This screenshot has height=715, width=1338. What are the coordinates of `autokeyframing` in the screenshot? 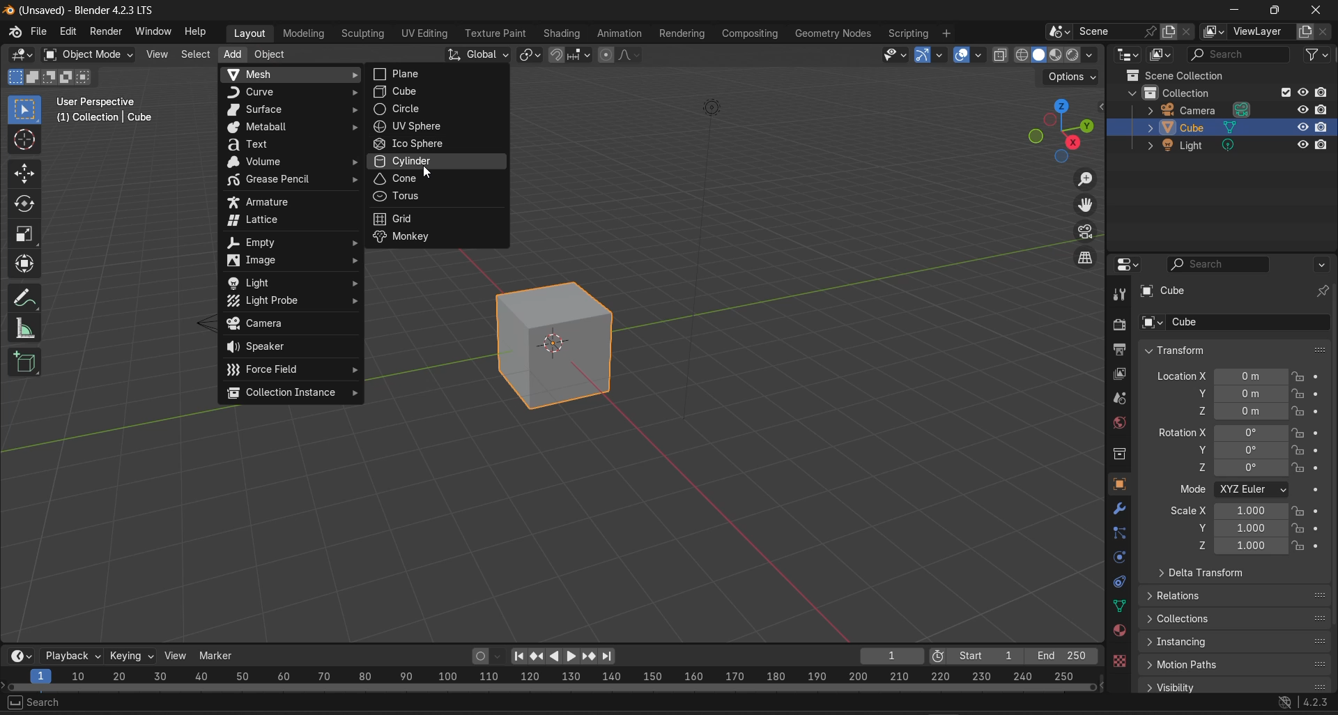 It's located at (500, 656).